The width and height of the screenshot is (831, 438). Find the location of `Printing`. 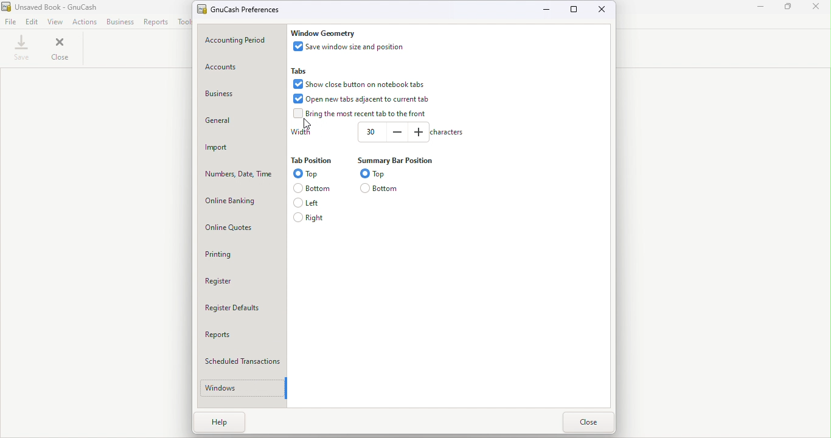

Printing is located at coordinates (243, 254).